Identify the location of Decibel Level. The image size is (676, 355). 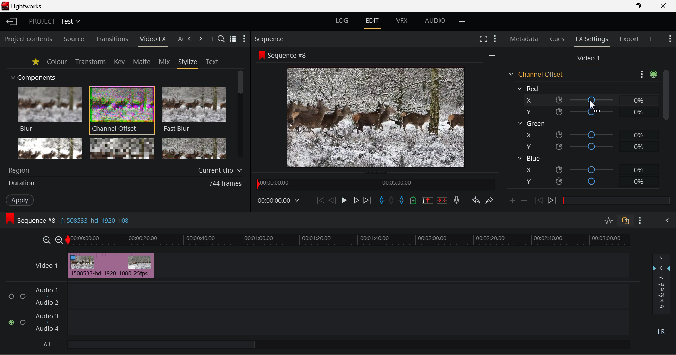
(662, 293).